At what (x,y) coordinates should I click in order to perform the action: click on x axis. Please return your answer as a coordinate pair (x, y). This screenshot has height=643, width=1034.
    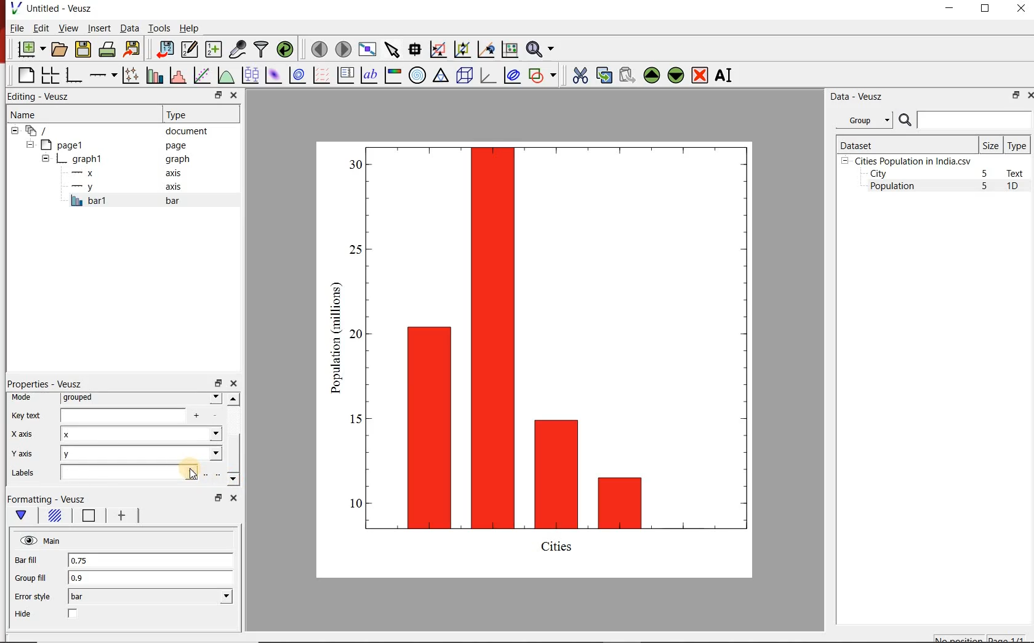
    Looking at the image, I should click on (128, 173).